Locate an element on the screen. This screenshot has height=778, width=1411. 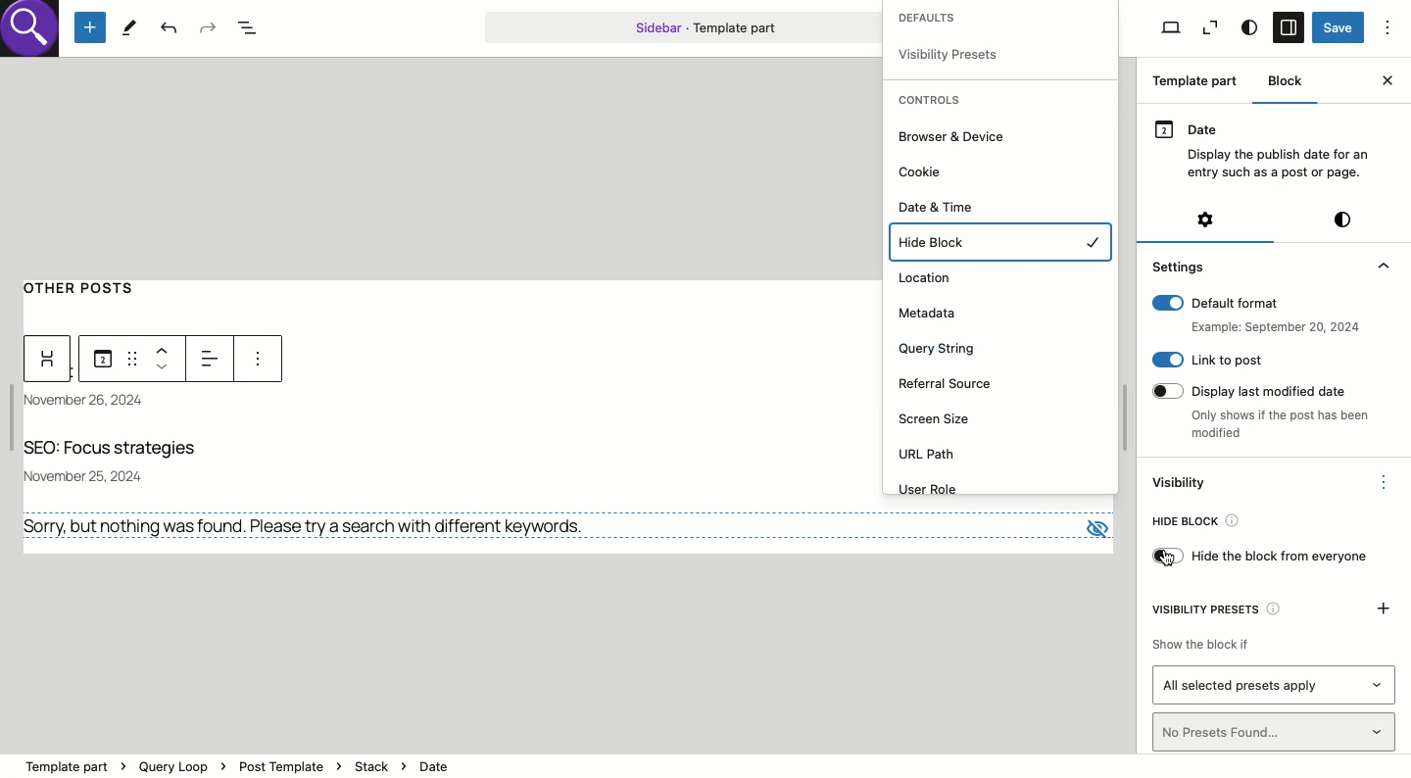
Hide bloc is located at coordinates (1194, 523).